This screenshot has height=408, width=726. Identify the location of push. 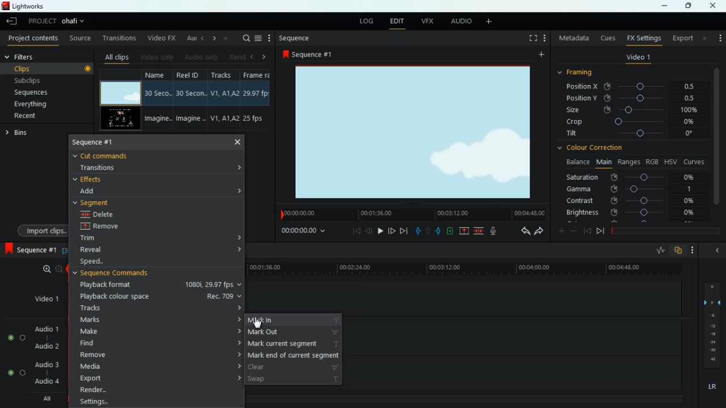
(438, 231).